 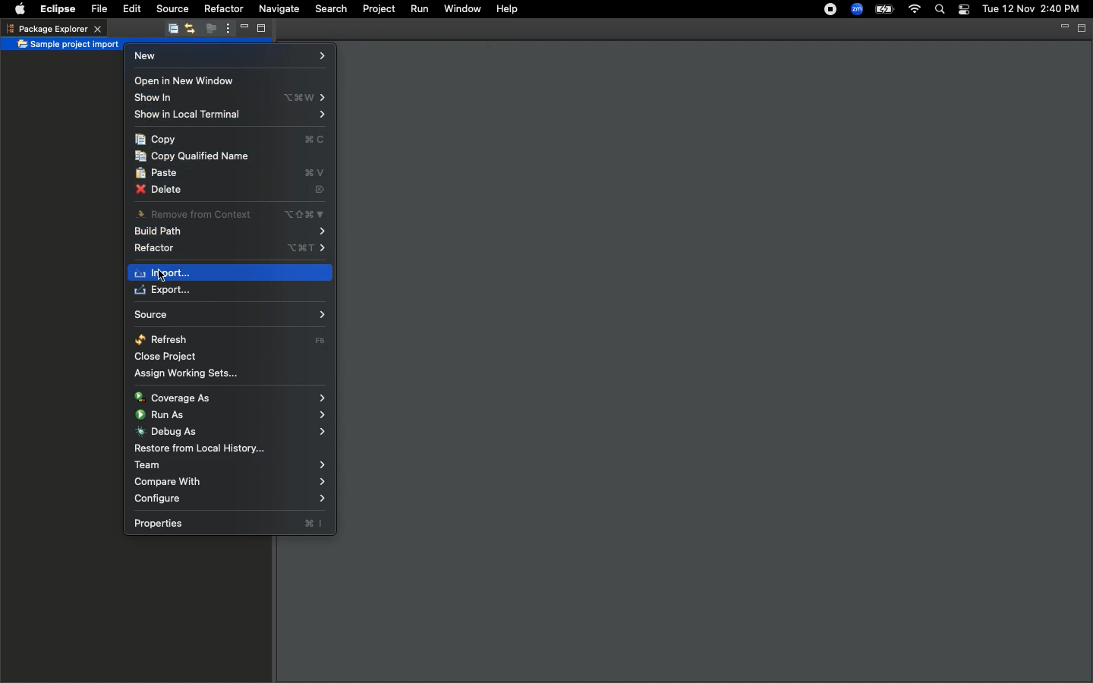 I want to click on Maximize, so click(x=1082, y=28).